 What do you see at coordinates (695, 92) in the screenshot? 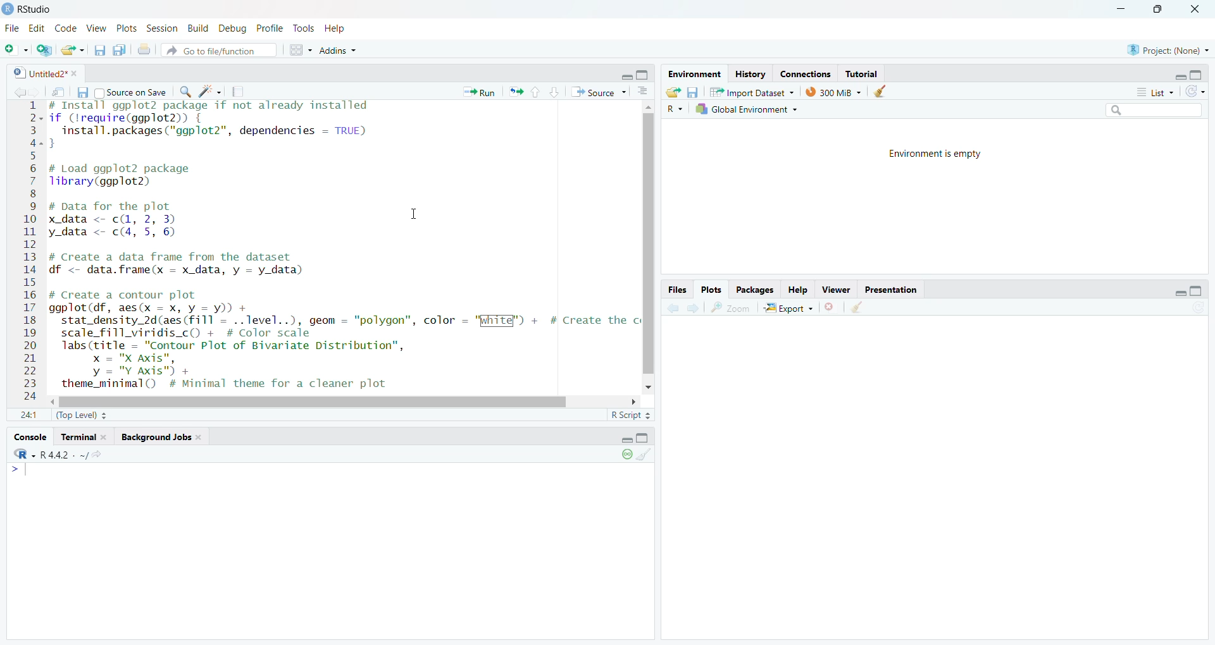
I see `save` at bounding box center [695, 92].